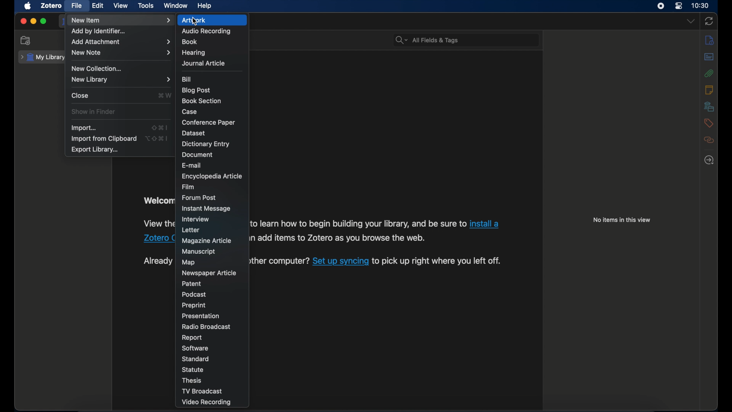 The height and width of the screenshot is (412, 732). I want to click on book section, so click(201, 101).